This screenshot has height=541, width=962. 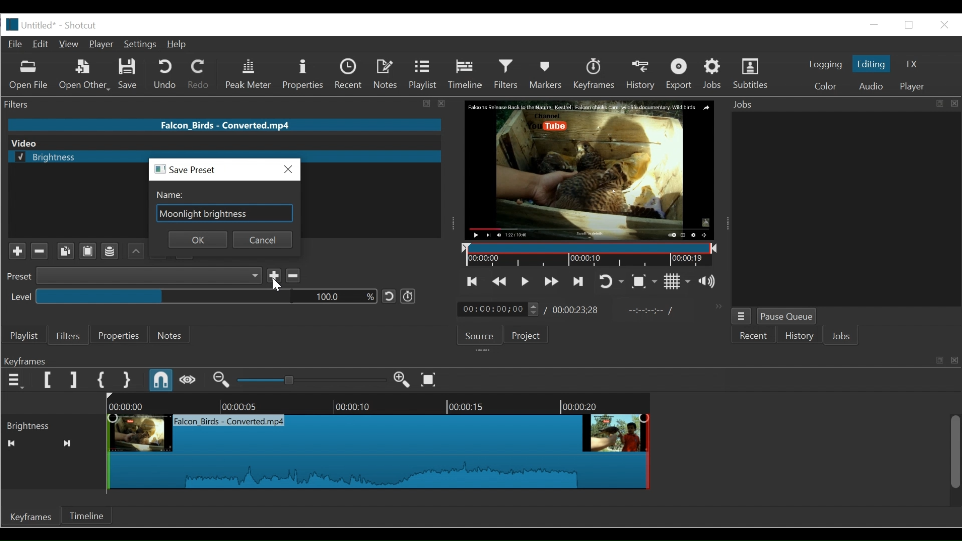 What do you see at coordinates (41, 45) in the screenshot?
I see `Edit` at bounding box center [41, 45].